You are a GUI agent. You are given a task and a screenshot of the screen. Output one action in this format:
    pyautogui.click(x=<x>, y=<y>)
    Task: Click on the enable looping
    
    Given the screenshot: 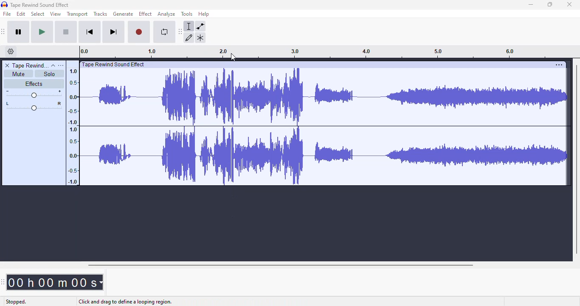 What is the action you would take?
    pyautogui.click(x=163, y=33)
    